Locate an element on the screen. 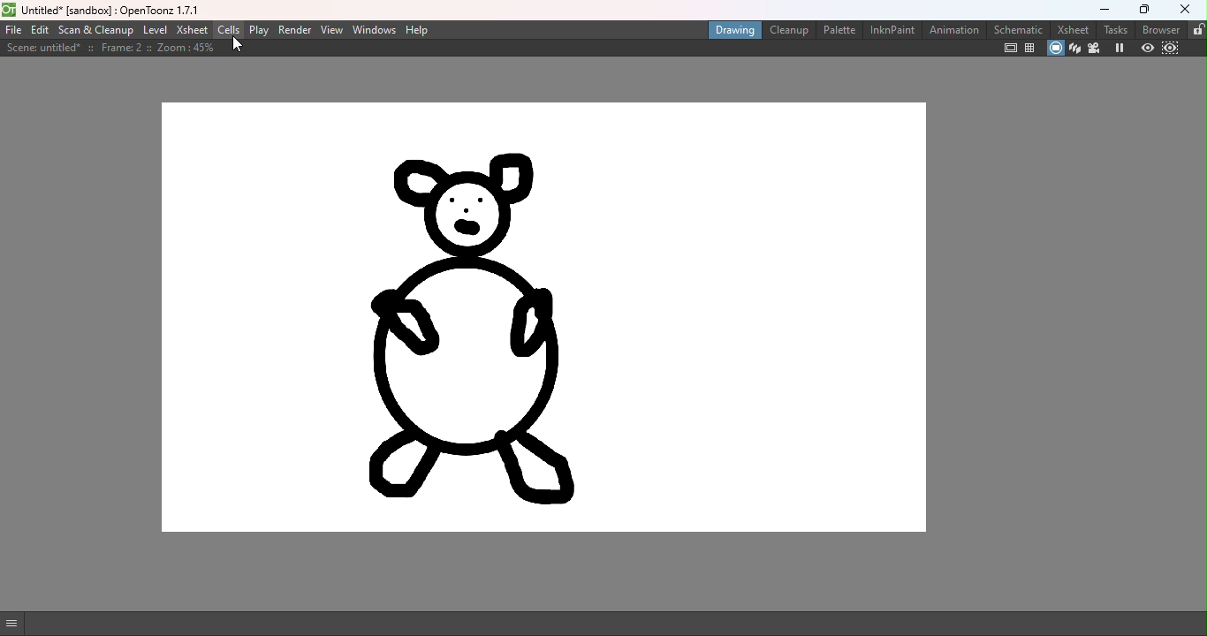 This screenshot has width=1207, height=636. Schematic is located at coordinates (1019, 29).